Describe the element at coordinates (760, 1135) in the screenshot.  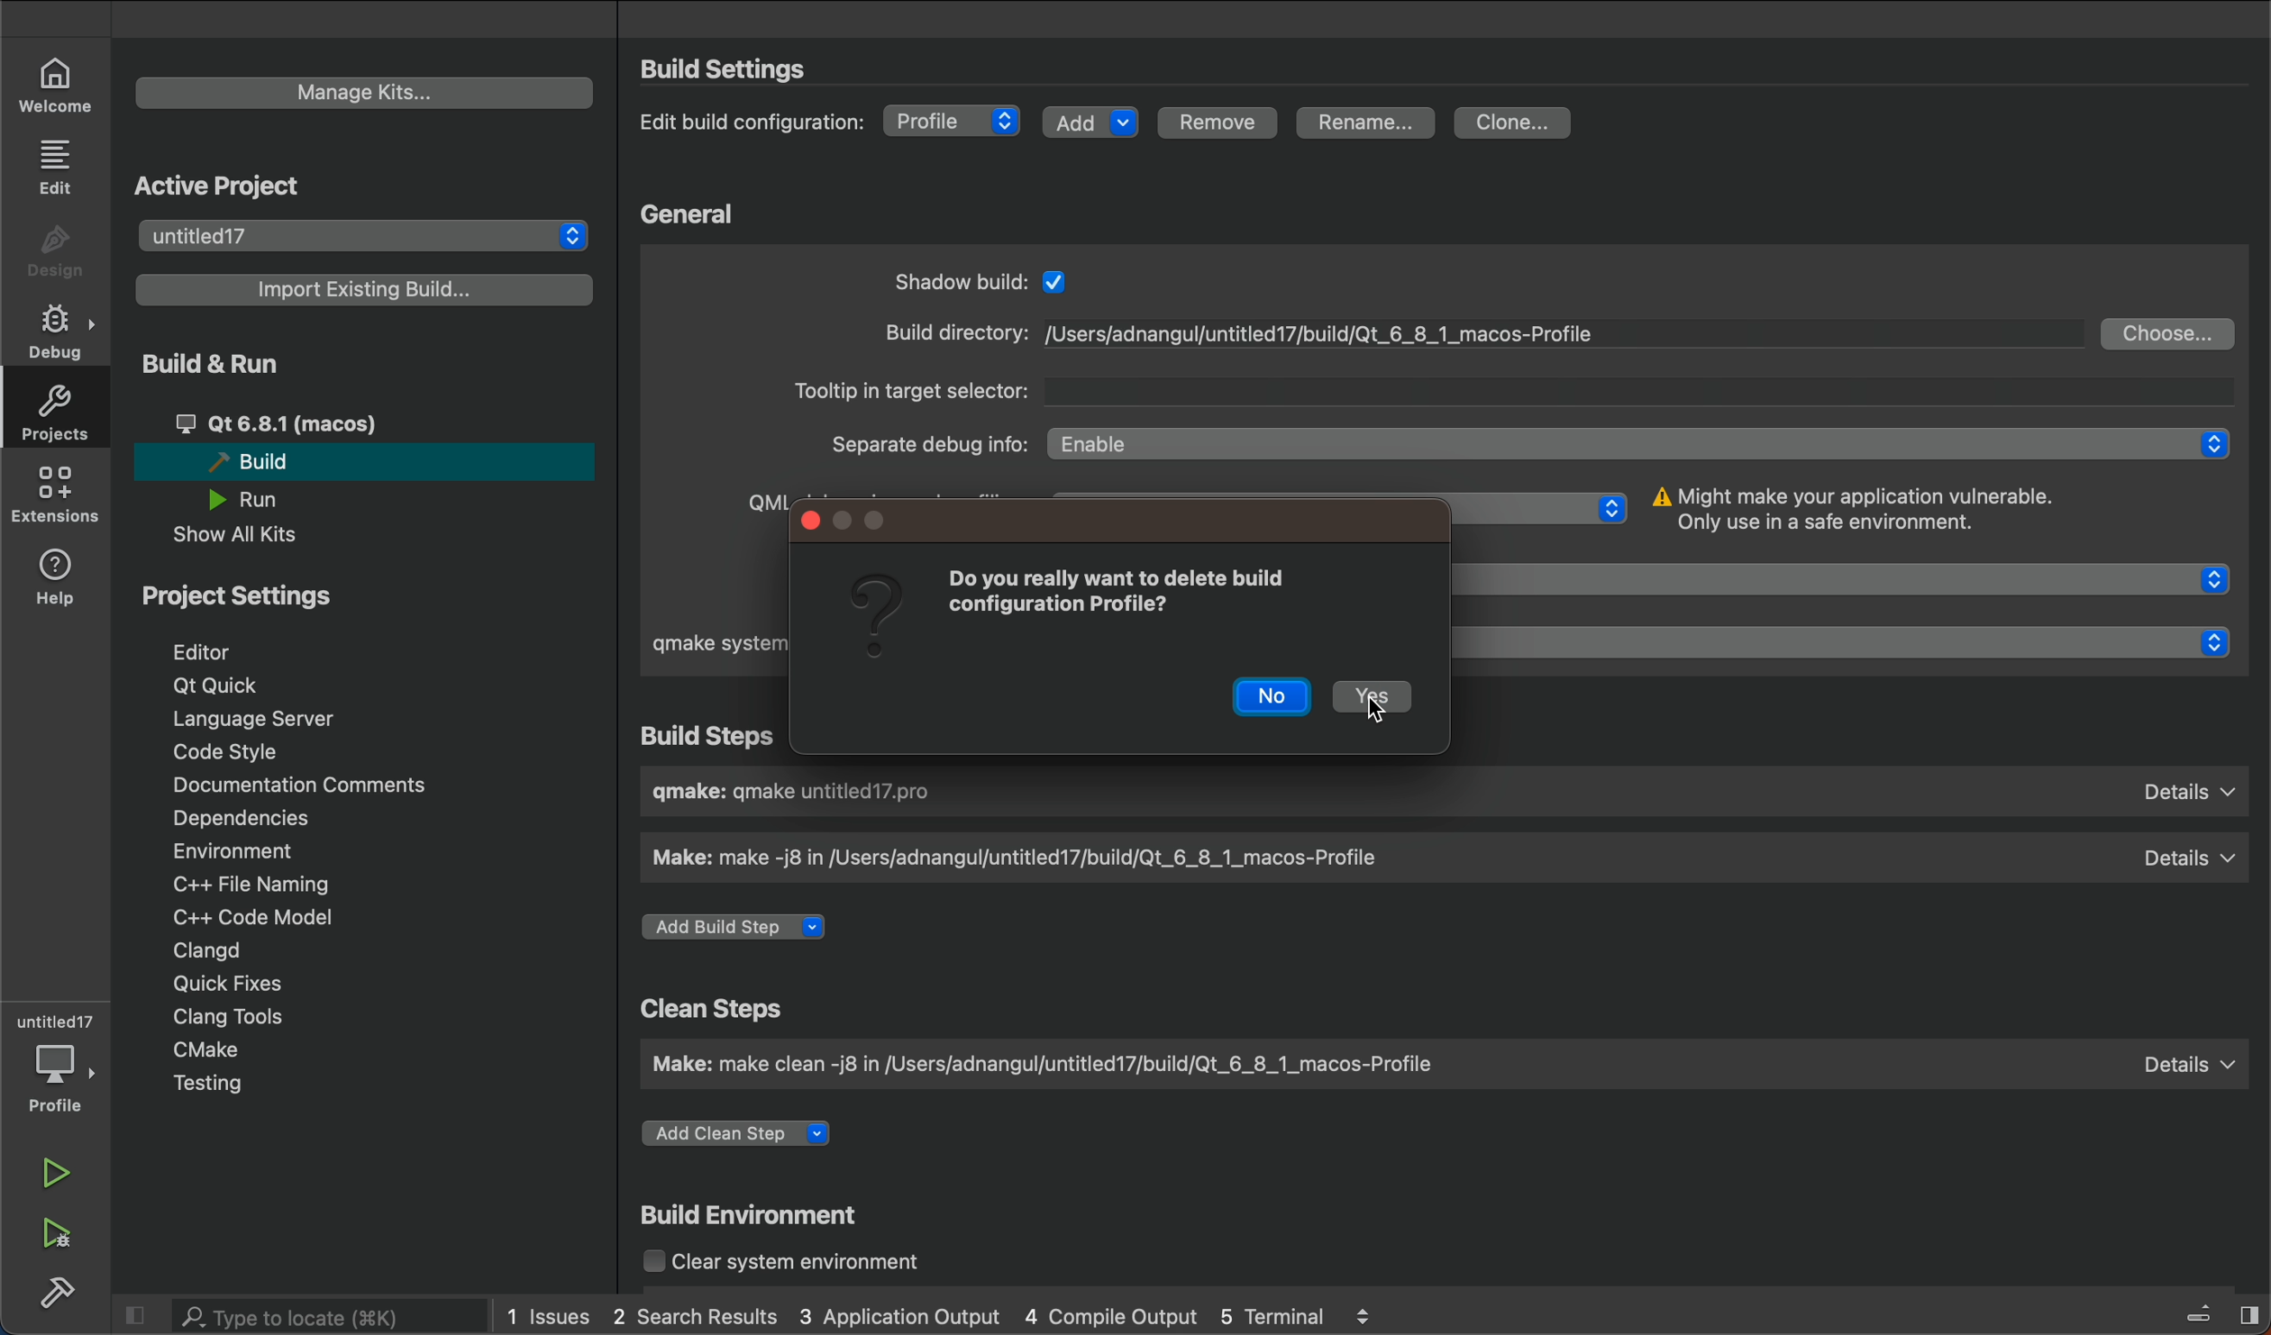
I see `add a step` at that location.